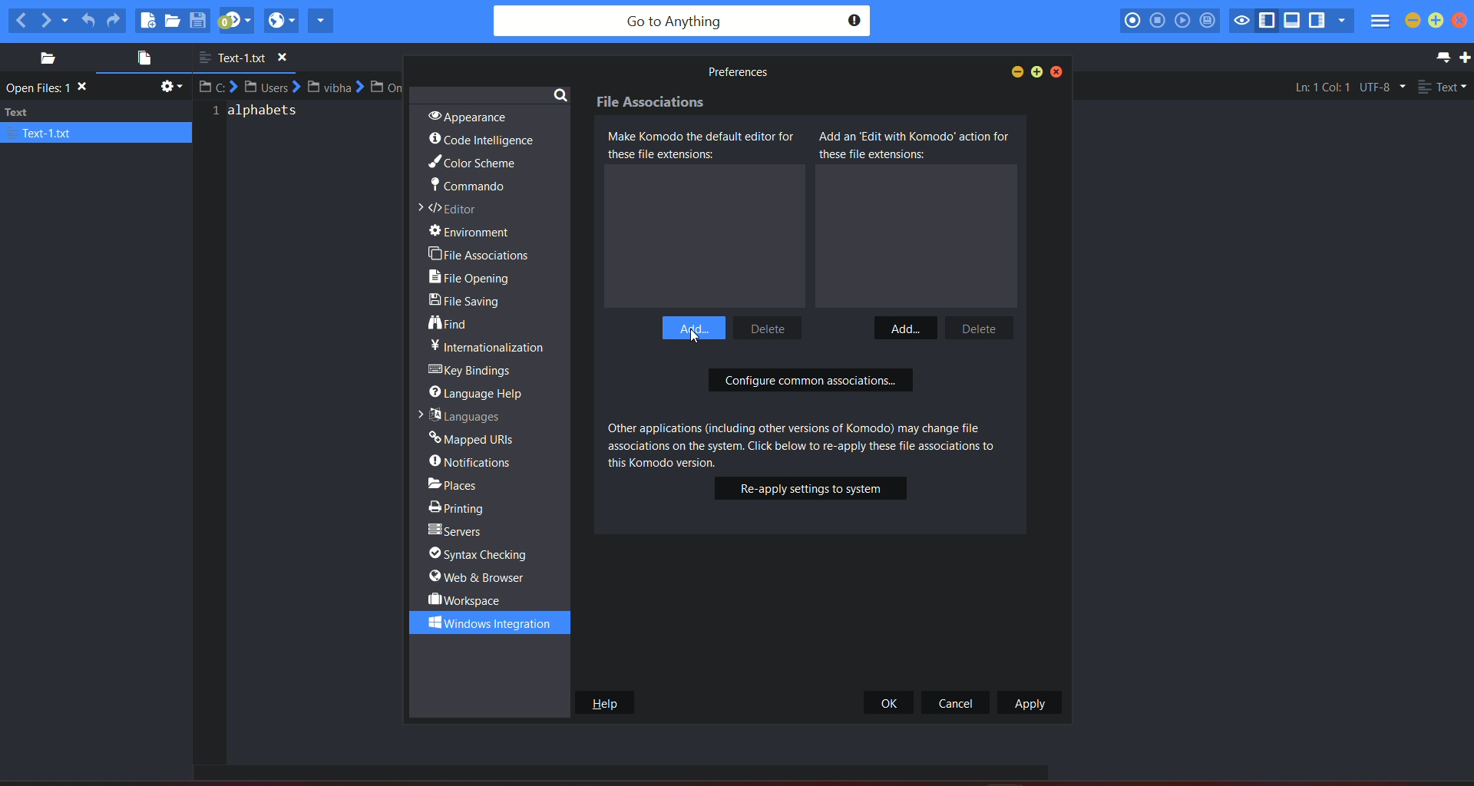  Describe the element at coordinates (487, 346) in the screenshot. I see `text` at that location.